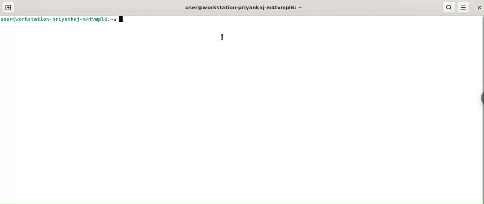 The image size is (484, 204). What do you see at coordinates (8, 7) in the screenshot?
I see `new tab` at bounding box center [8, 7].